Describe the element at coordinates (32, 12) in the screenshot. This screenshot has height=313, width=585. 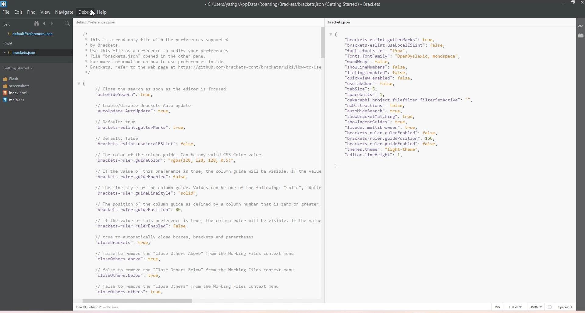
I see `Find` at that location.